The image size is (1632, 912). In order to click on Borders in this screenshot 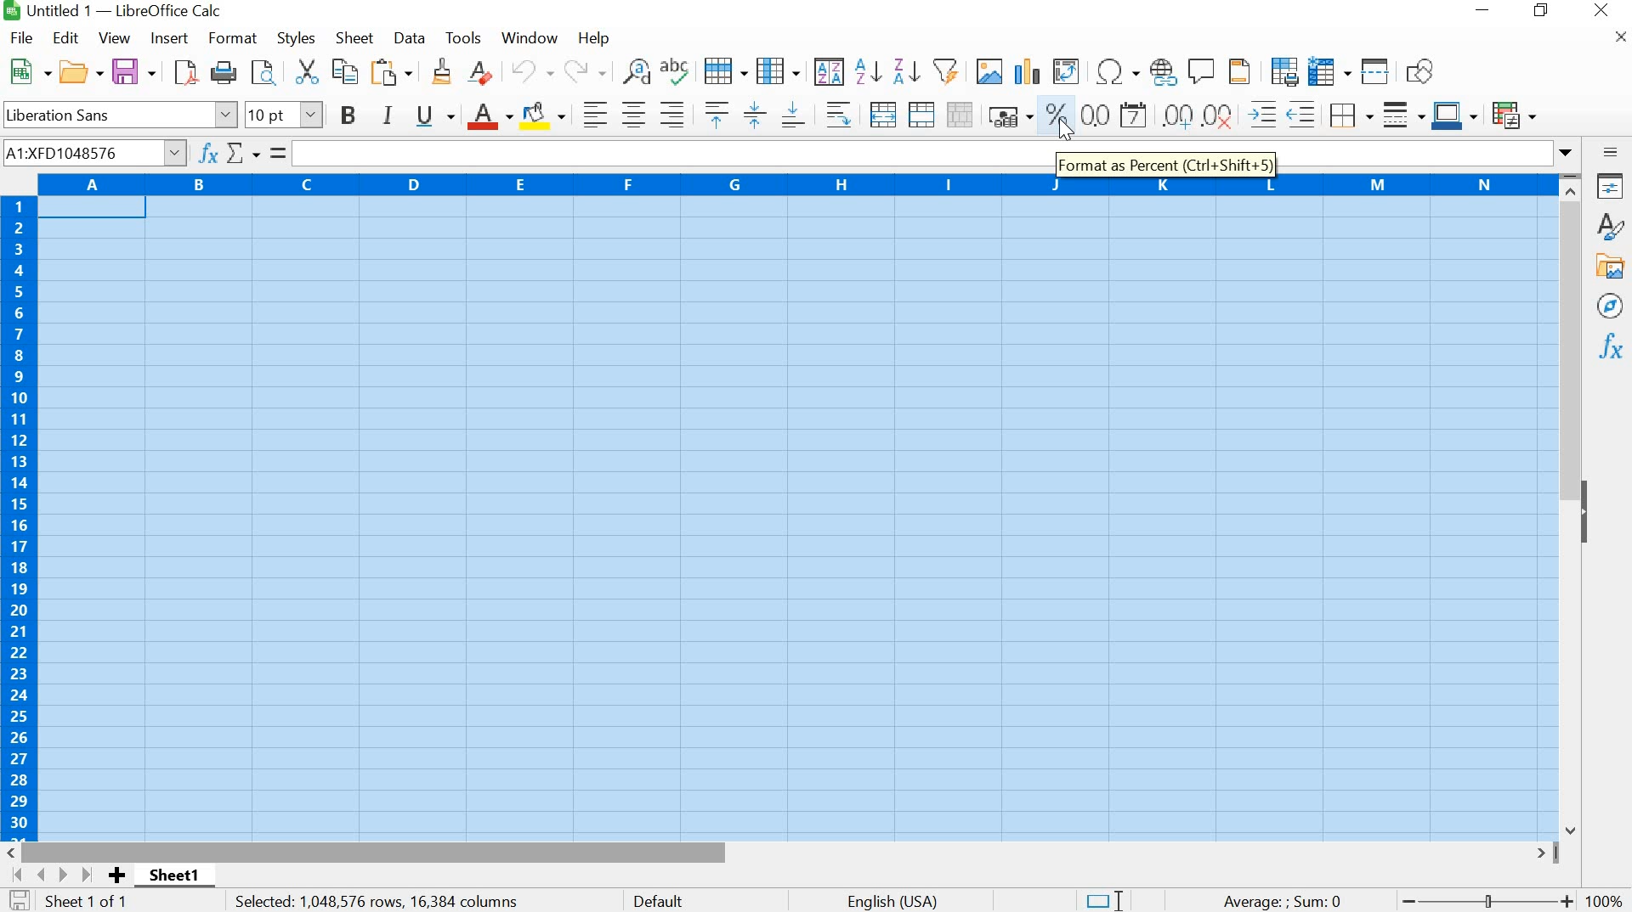, I will do `click(1348, 114)`.